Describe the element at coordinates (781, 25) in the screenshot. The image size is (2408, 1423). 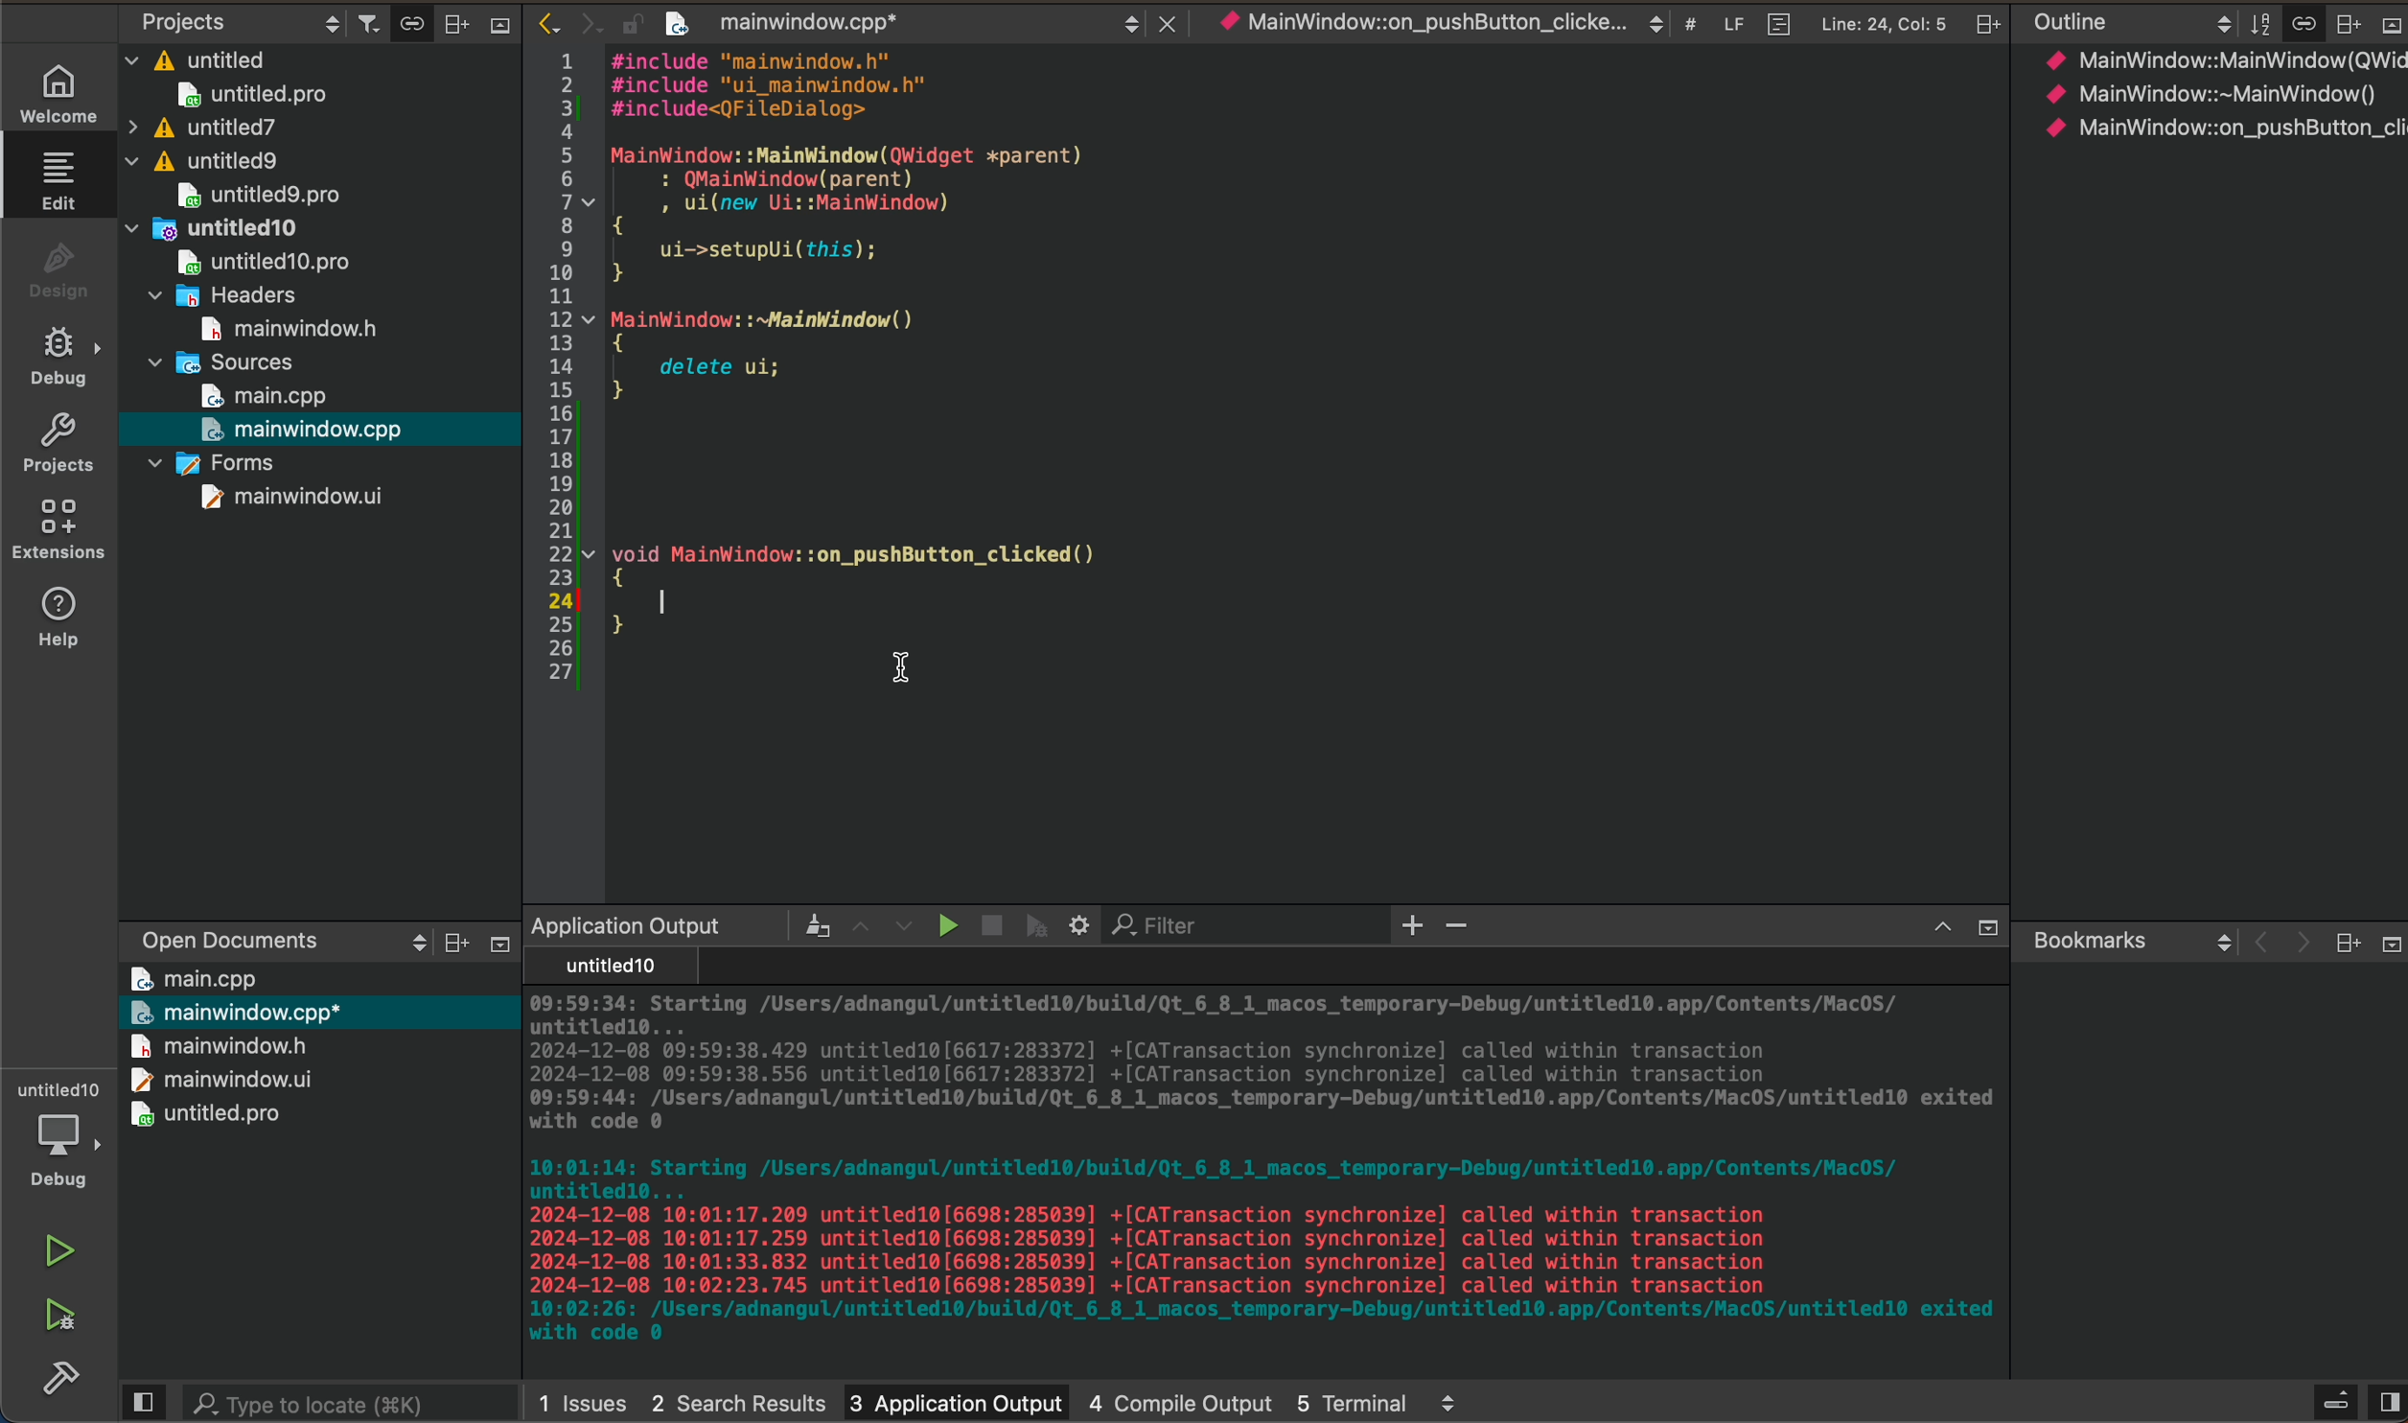
I see `mainwindow.cpp` at that location.